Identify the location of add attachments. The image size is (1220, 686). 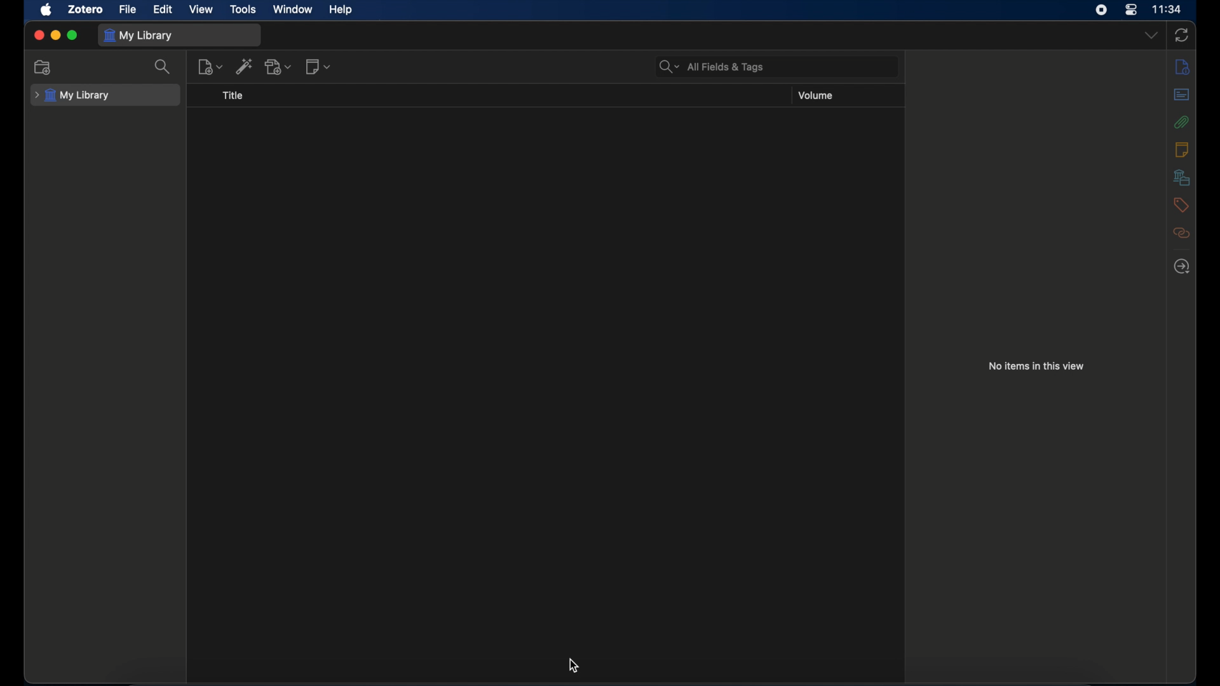
(278, 67).